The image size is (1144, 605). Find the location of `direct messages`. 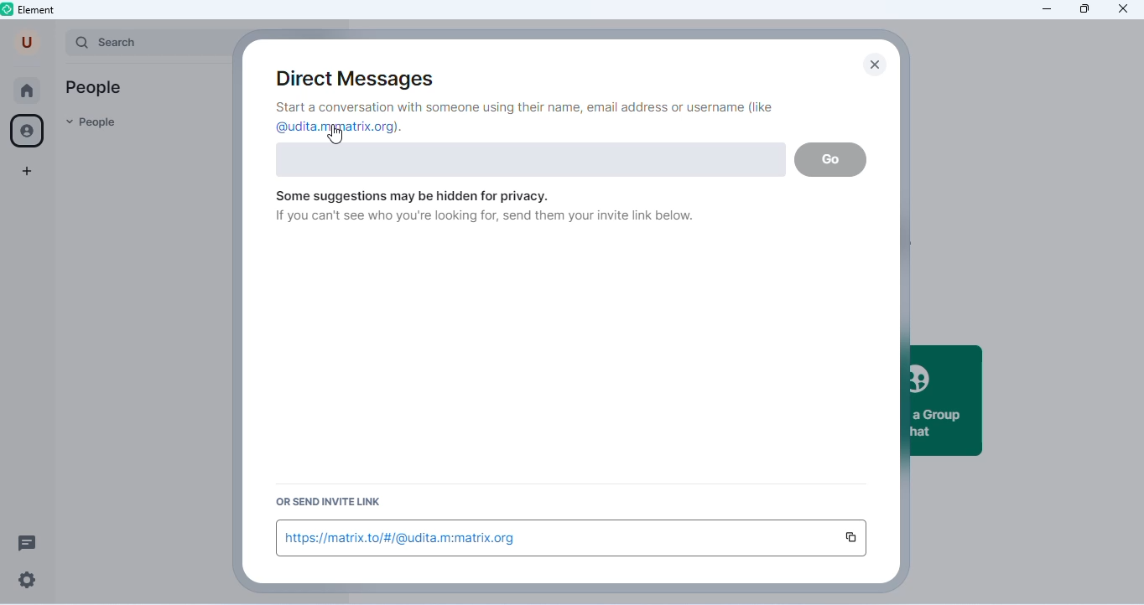

direct messages is located at coordinates (361, 79).